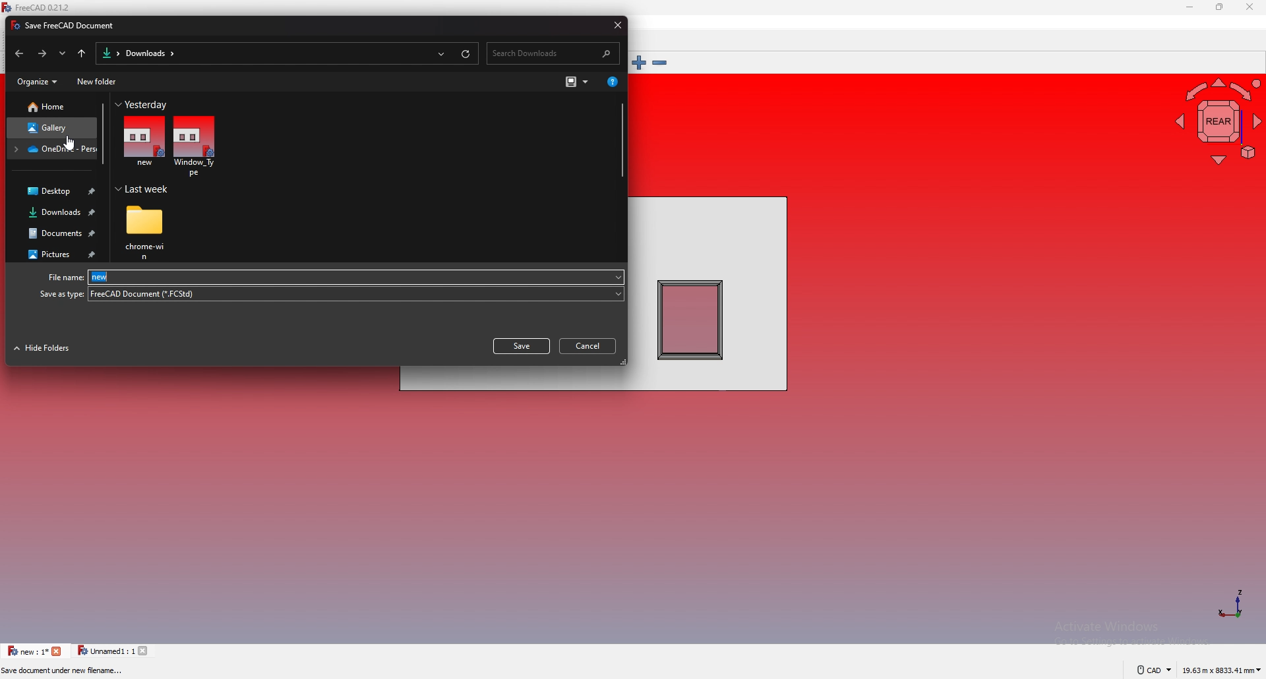 Image resolution: width=1266 pixels, height=679 pixels. I want to click on gallery, so click(53, 129).